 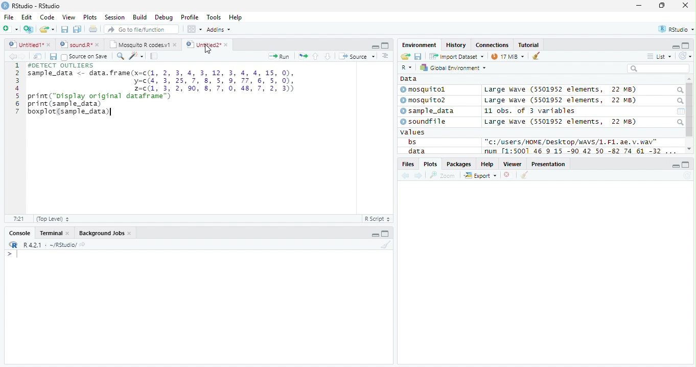 What do you see at coordinates (679, 90) in the screenshot?
I see `search` at bounding box center [679, 90].